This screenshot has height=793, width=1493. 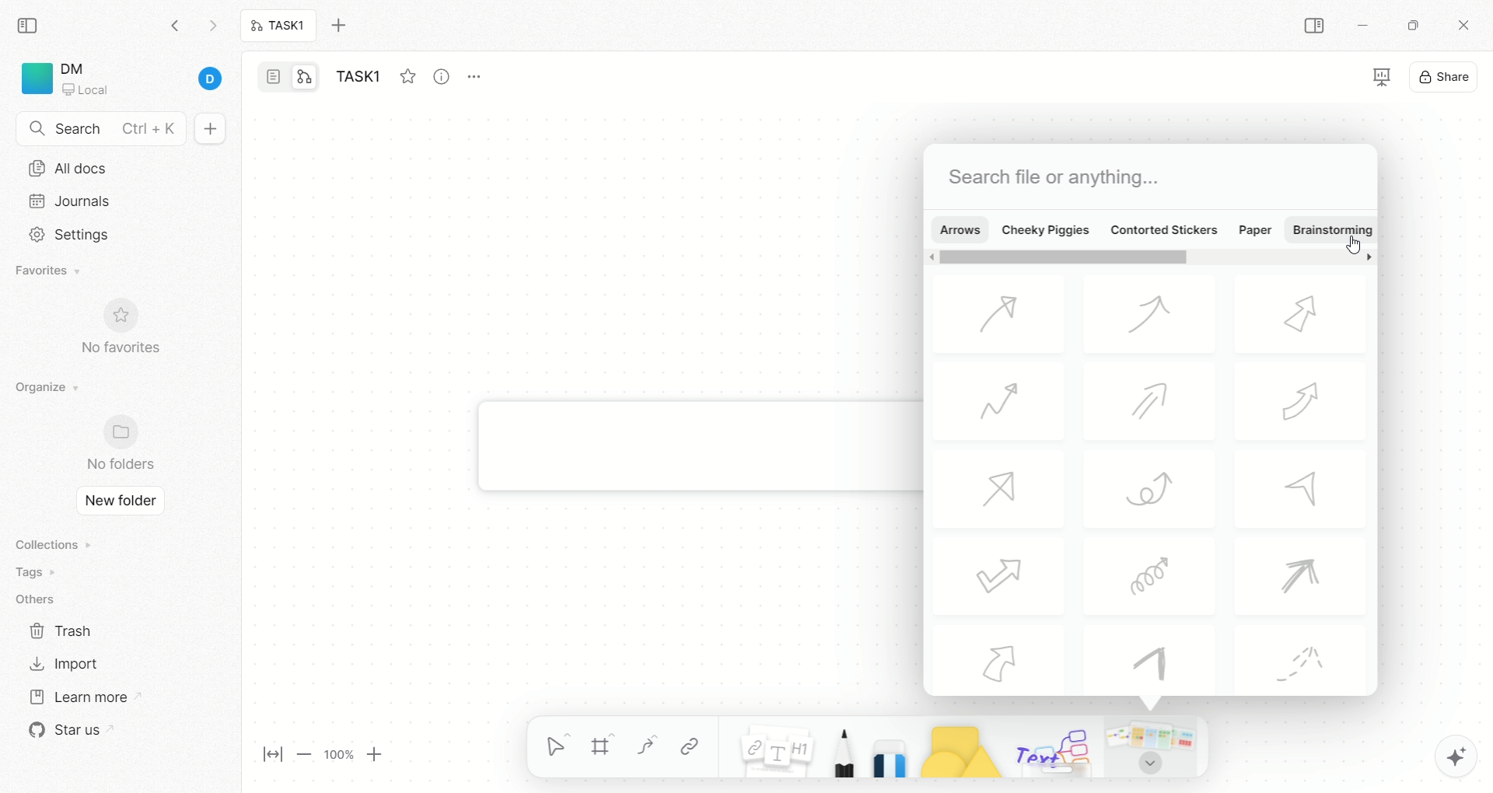 What do you see at coordinates (51, 544) in the screenshot?
I see `collections` at bounding box center [51, 544].